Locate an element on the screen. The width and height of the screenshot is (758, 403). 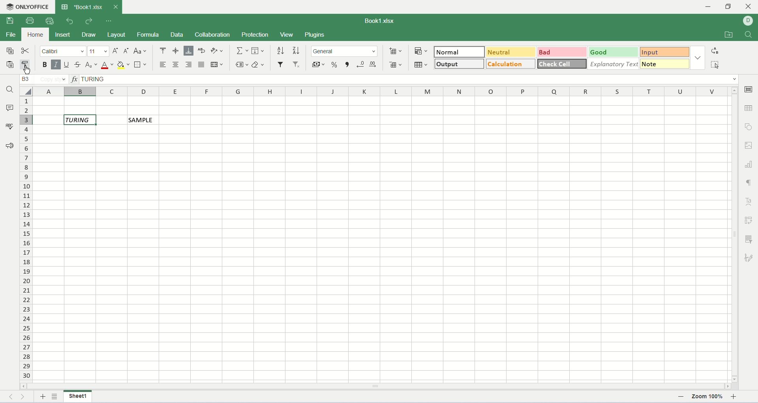
paragraph settings is located at coordinates (749, 183).